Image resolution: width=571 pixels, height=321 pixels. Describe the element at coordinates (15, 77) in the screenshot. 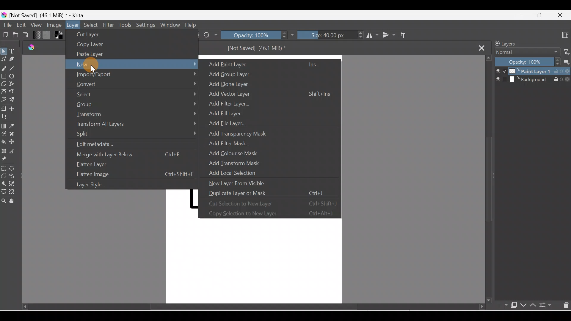

I see `Ellipse tool` at that location.